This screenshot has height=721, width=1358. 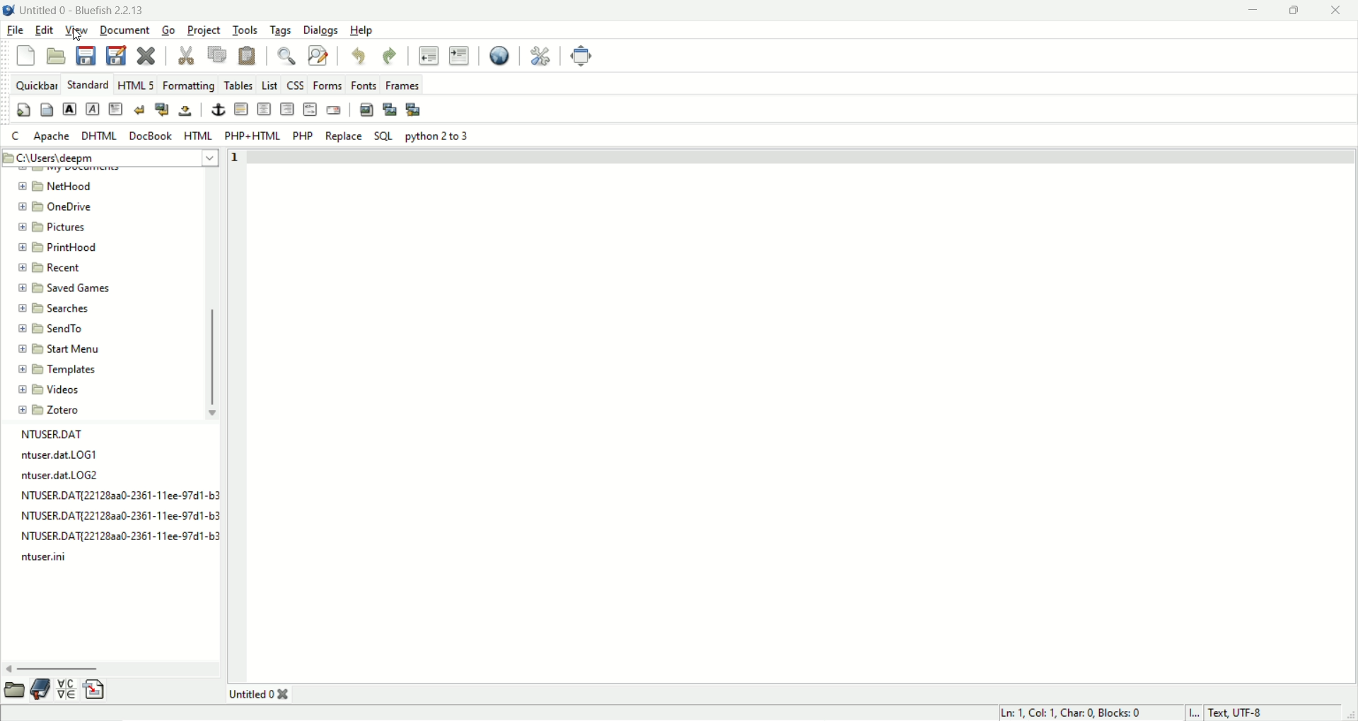 What do you see at coordinates (57, 55) in the screenshot?
I see `open file` at bounding box center [57, 55].